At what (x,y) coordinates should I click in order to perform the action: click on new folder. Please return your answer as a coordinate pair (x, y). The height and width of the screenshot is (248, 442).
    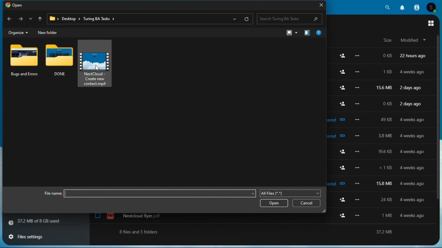
    Looking at the image, I should click on (49, 32).